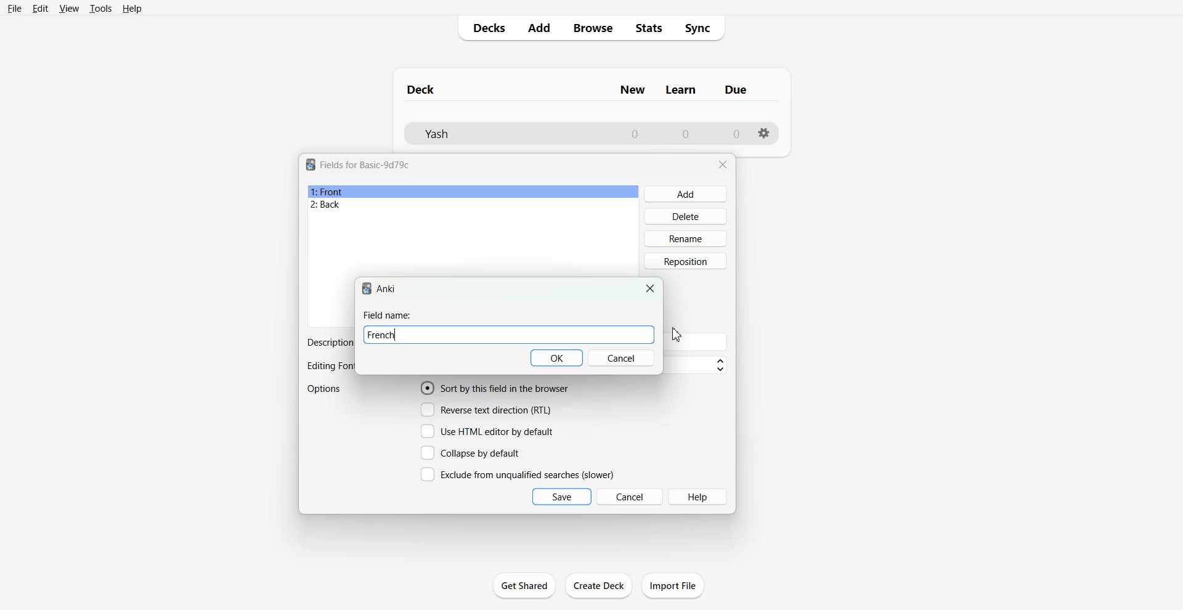  I want to click on Cursor, so click(677, 335).